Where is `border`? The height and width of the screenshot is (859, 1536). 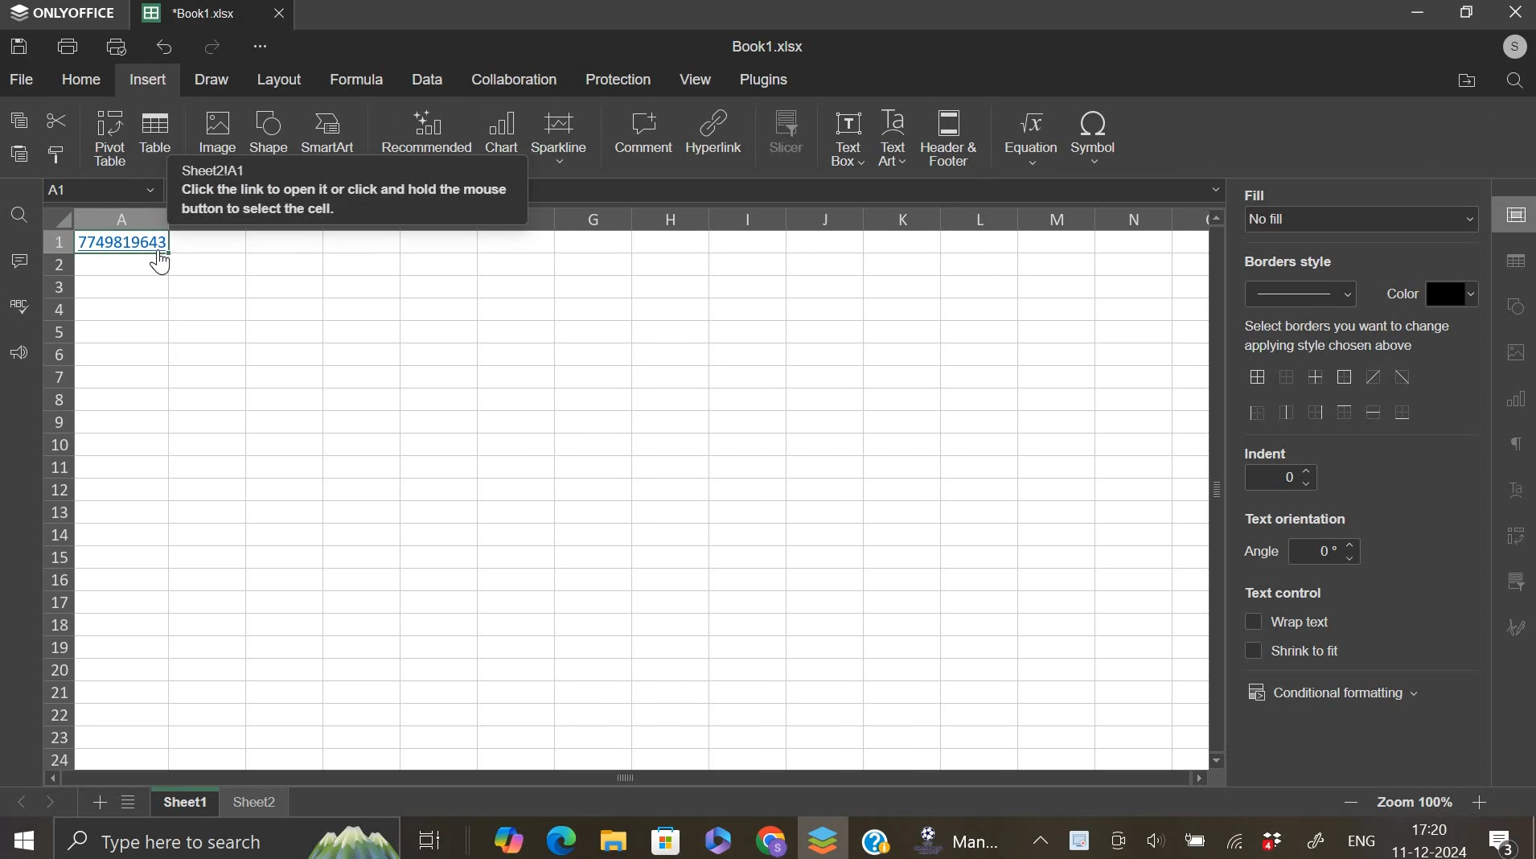 border is located at coordinates (1329, 397).